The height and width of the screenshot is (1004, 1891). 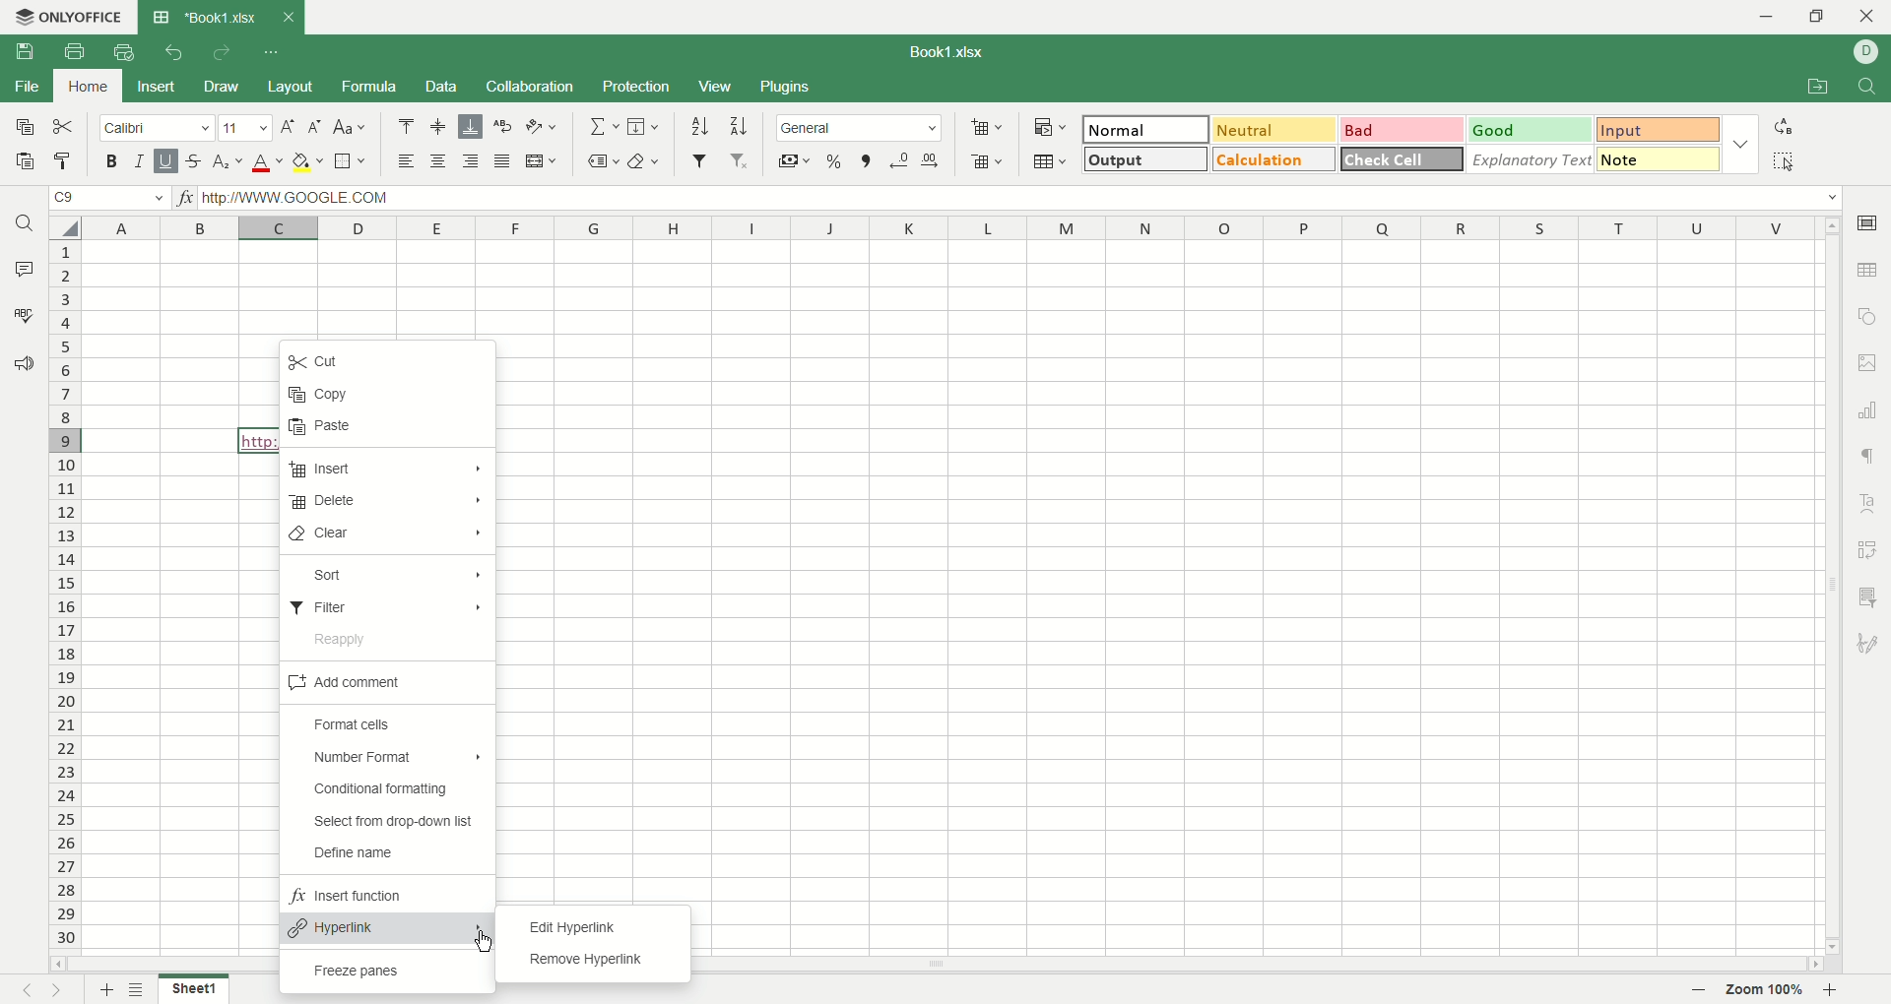 What do you see at coordinates (140, 160) in the screenshot?
I see `italic` at bounding box center [140, 160].